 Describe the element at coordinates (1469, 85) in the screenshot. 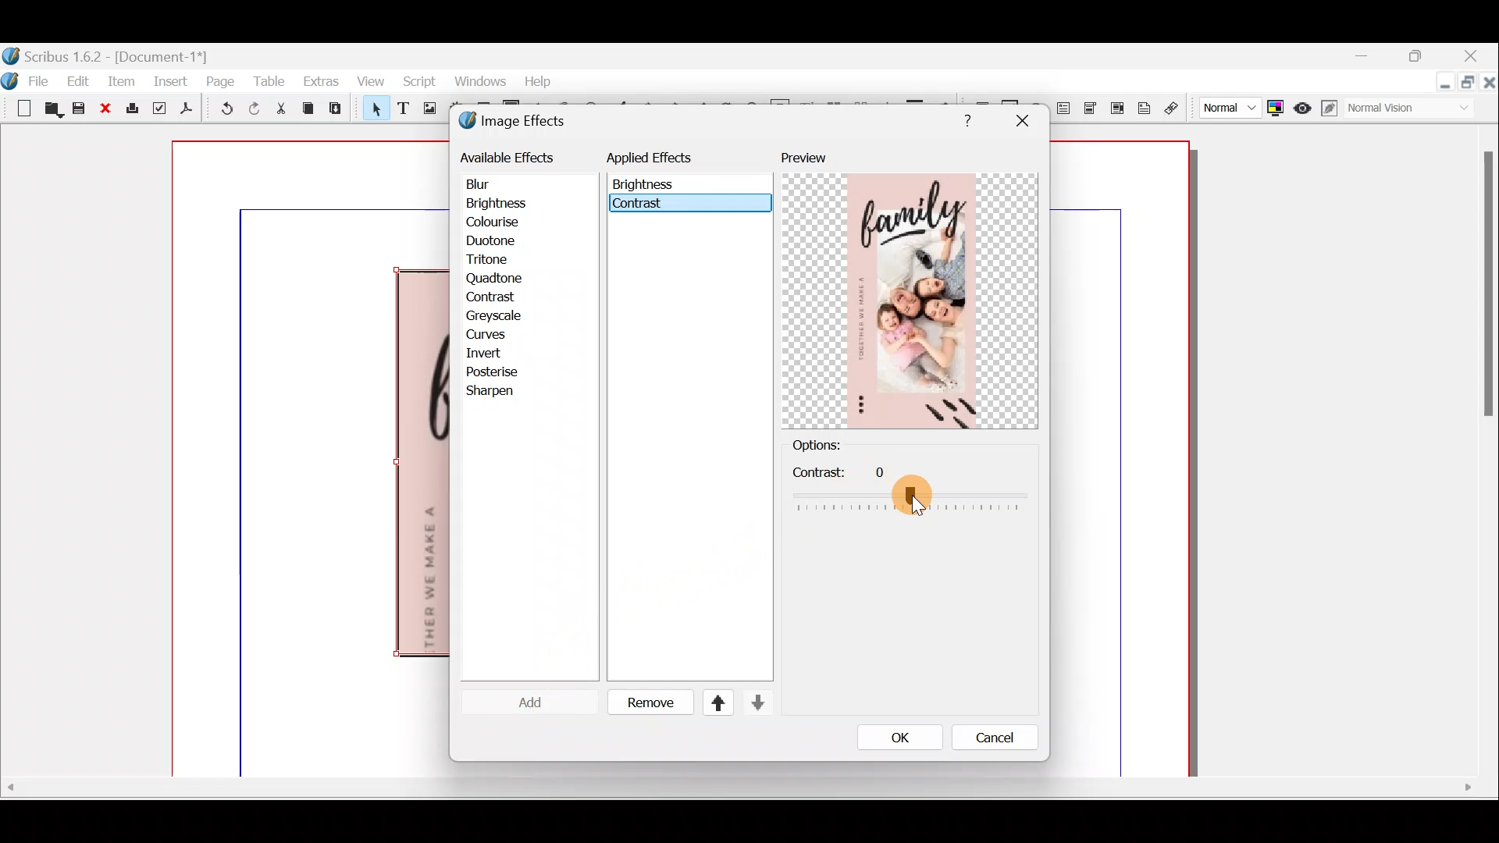

I see `Maximise` at that location.